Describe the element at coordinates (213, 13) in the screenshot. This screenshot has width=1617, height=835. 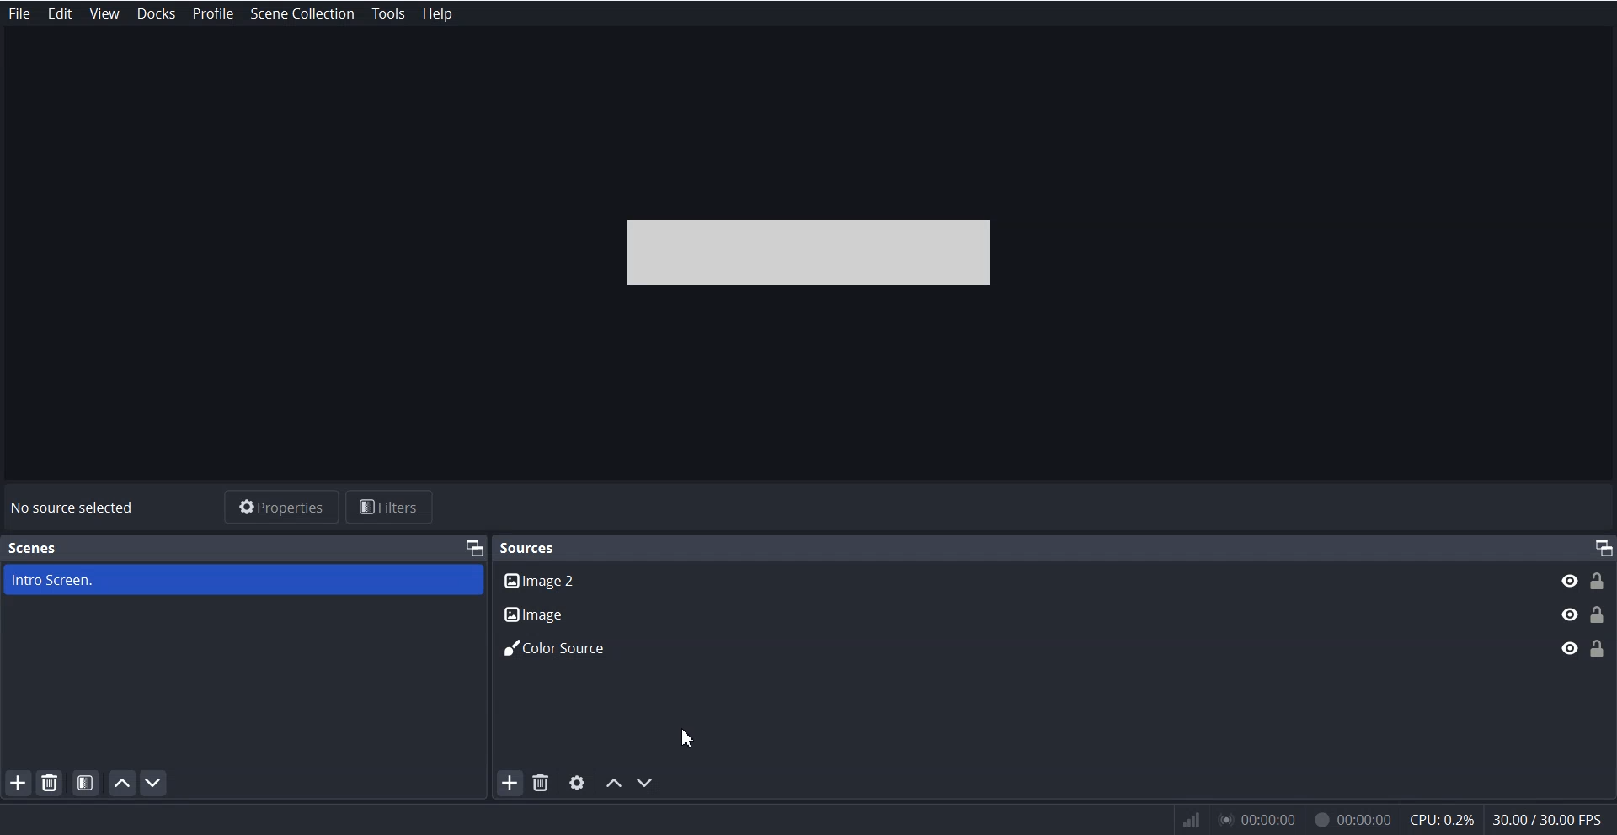
I see `Profile` at that location.